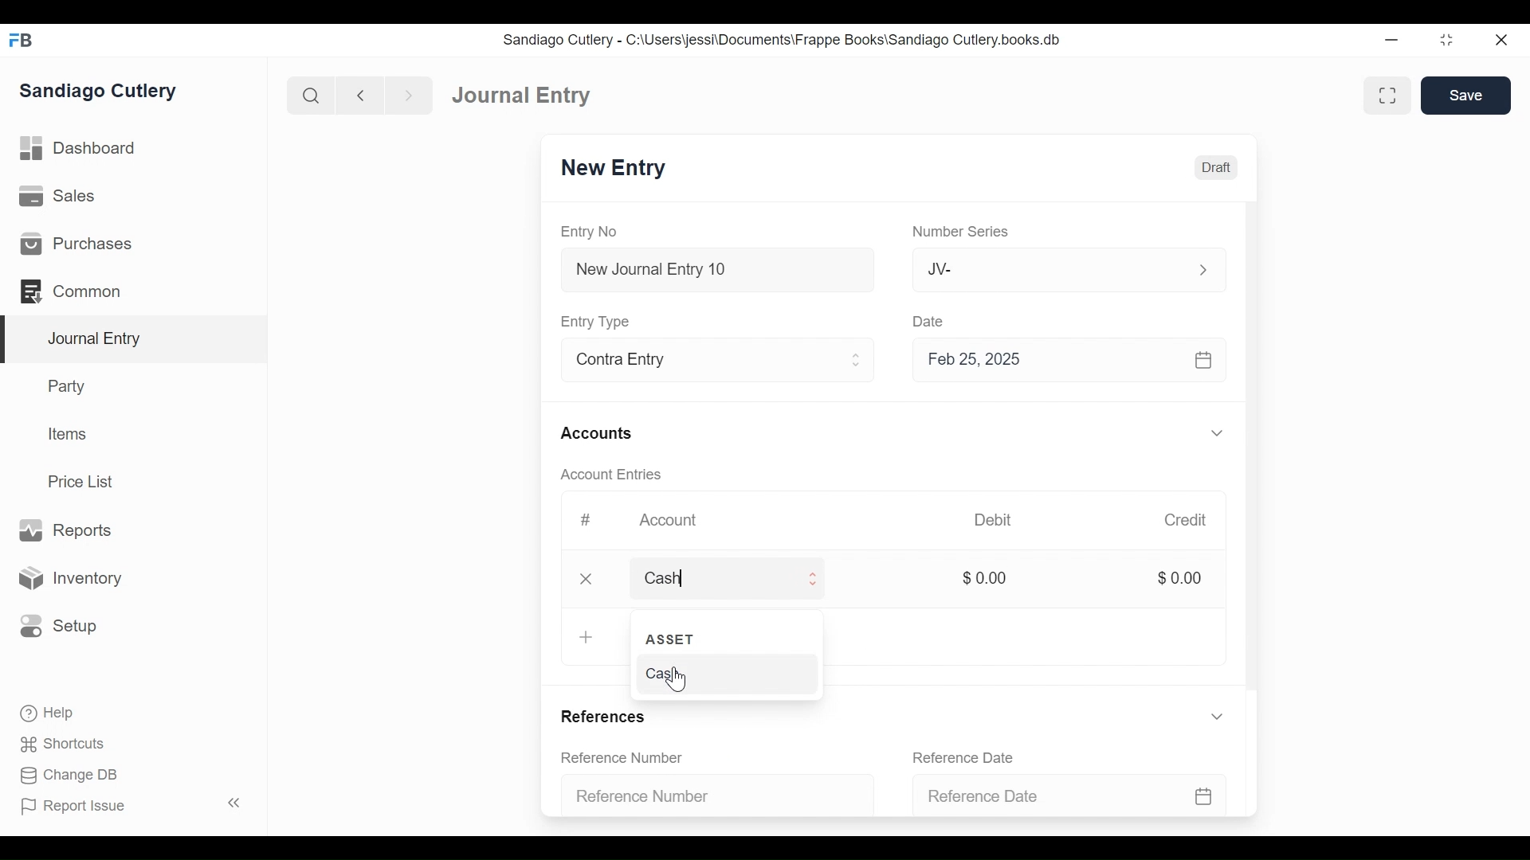 The image size is (1530, 860). Describe the element at coordinates (45, 711) in the screenshot. I see `Help` at that location.